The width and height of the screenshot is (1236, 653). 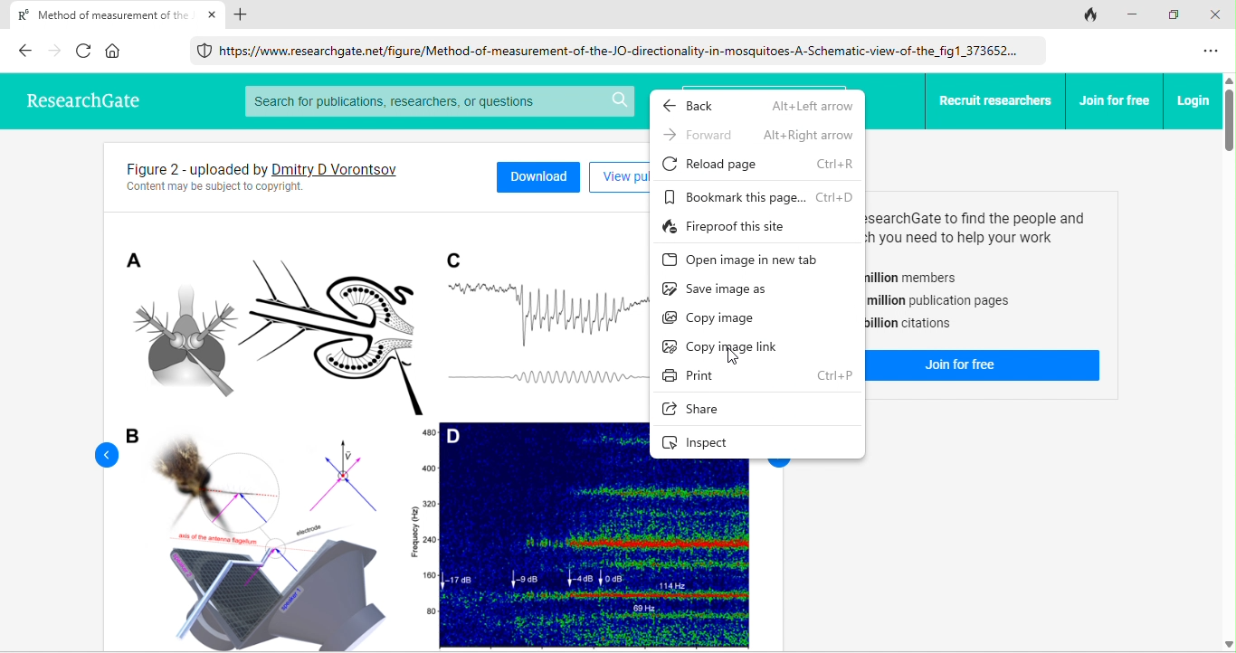 I want to click on bookmark this page, so click(x=759, y=195).